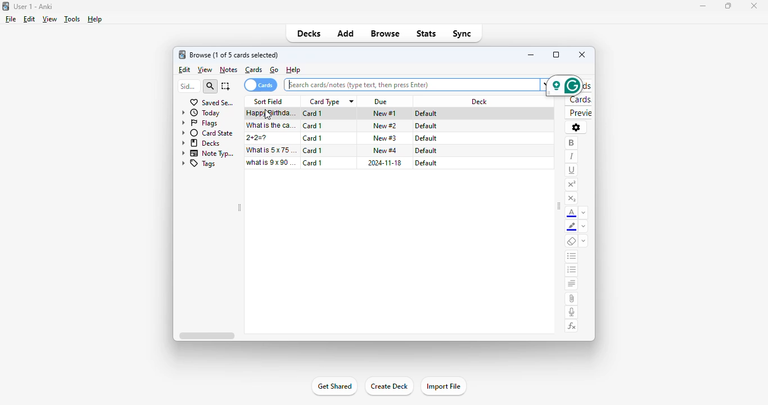 The height and width of the screenshot is (405, 768). What do you see at coordinates (463, 34) in the screenshot?
I see `sync` at bounding box center [463, 34].